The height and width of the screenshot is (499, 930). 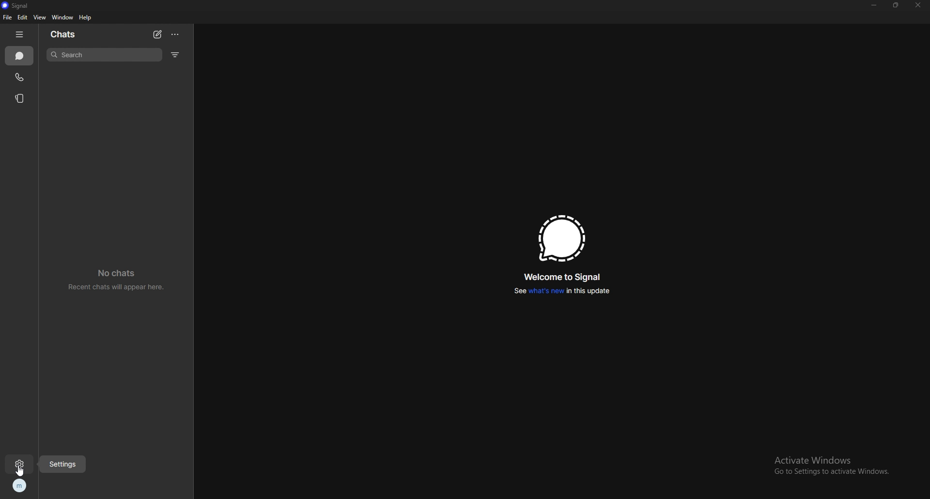 I want to click on resize, so click(x=896, y=4).